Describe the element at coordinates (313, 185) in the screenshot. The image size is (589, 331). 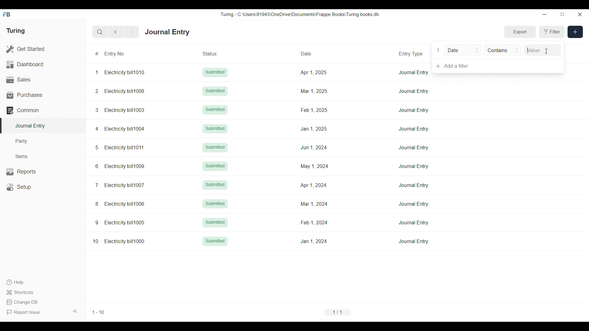
I see `Apr 1, 2024` at that location.